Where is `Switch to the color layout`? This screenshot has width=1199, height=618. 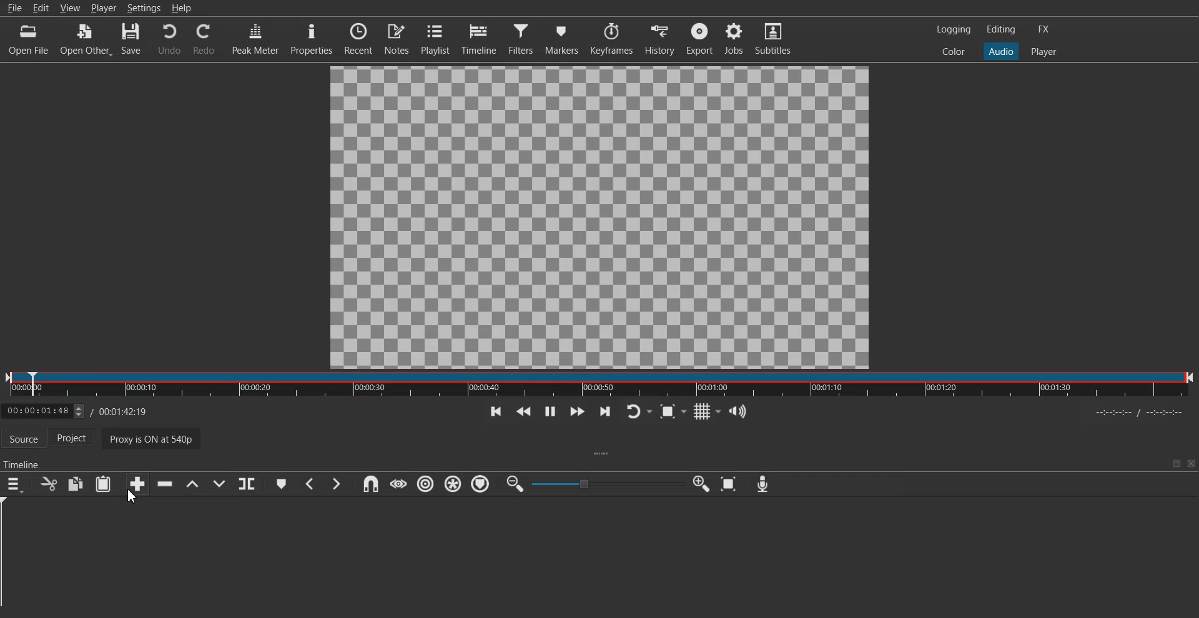 Switch to the color layout is located at coordinates (955, 52).